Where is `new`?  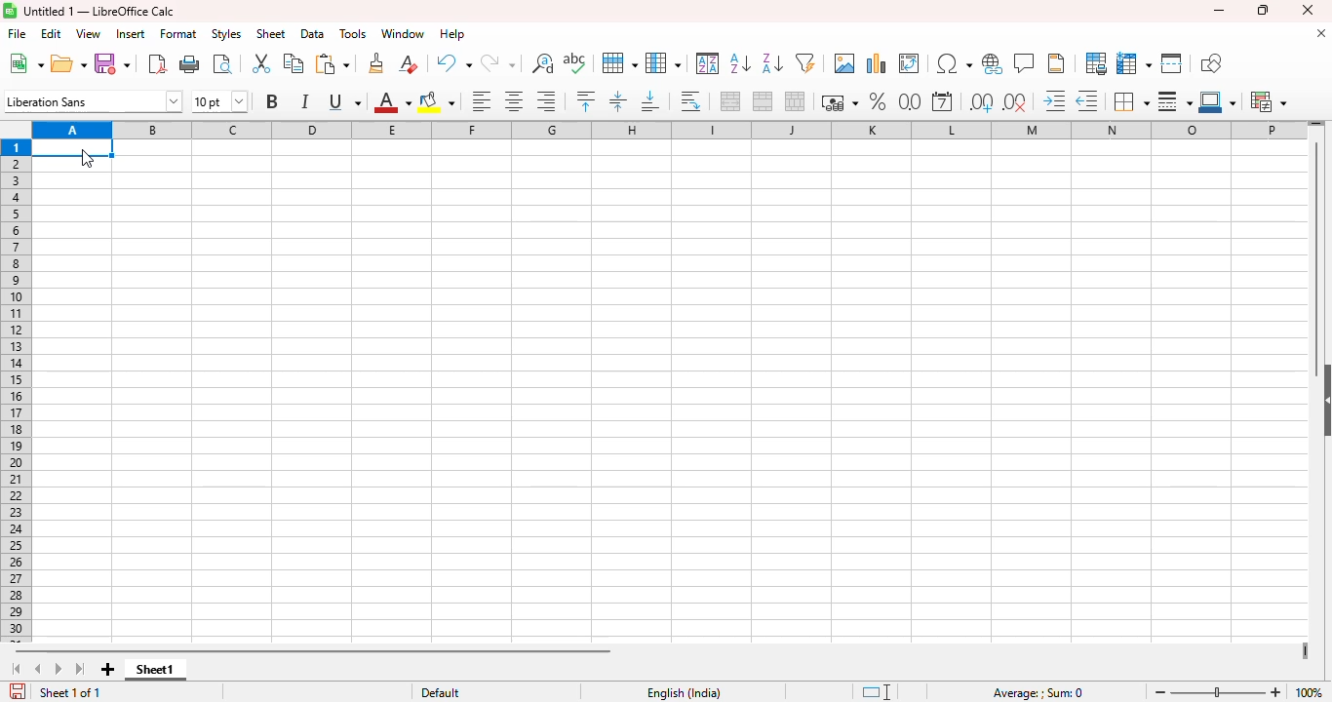 new is located at coordinates (25, 62).